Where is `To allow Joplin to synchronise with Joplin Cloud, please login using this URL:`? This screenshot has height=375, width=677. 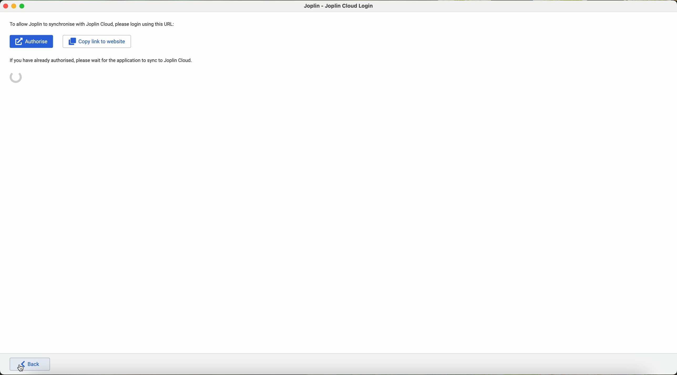
To allow Joplin to synchronise with Joplin Cloud, please login using this URL: is located at coordinates (94, 24).